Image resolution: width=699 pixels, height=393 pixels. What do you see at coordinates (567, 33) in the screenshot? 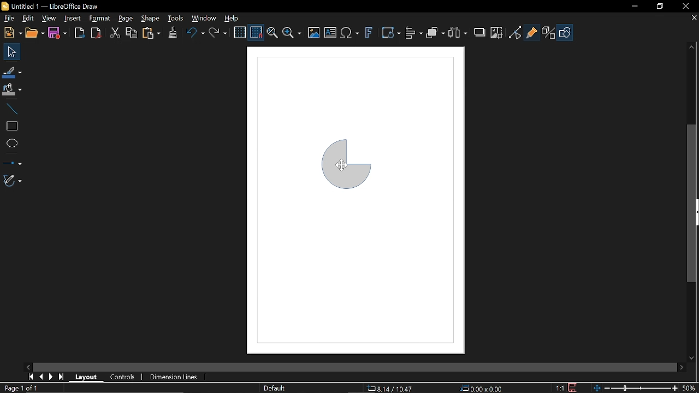
I see `Shape` at bounding box center [567, 33].